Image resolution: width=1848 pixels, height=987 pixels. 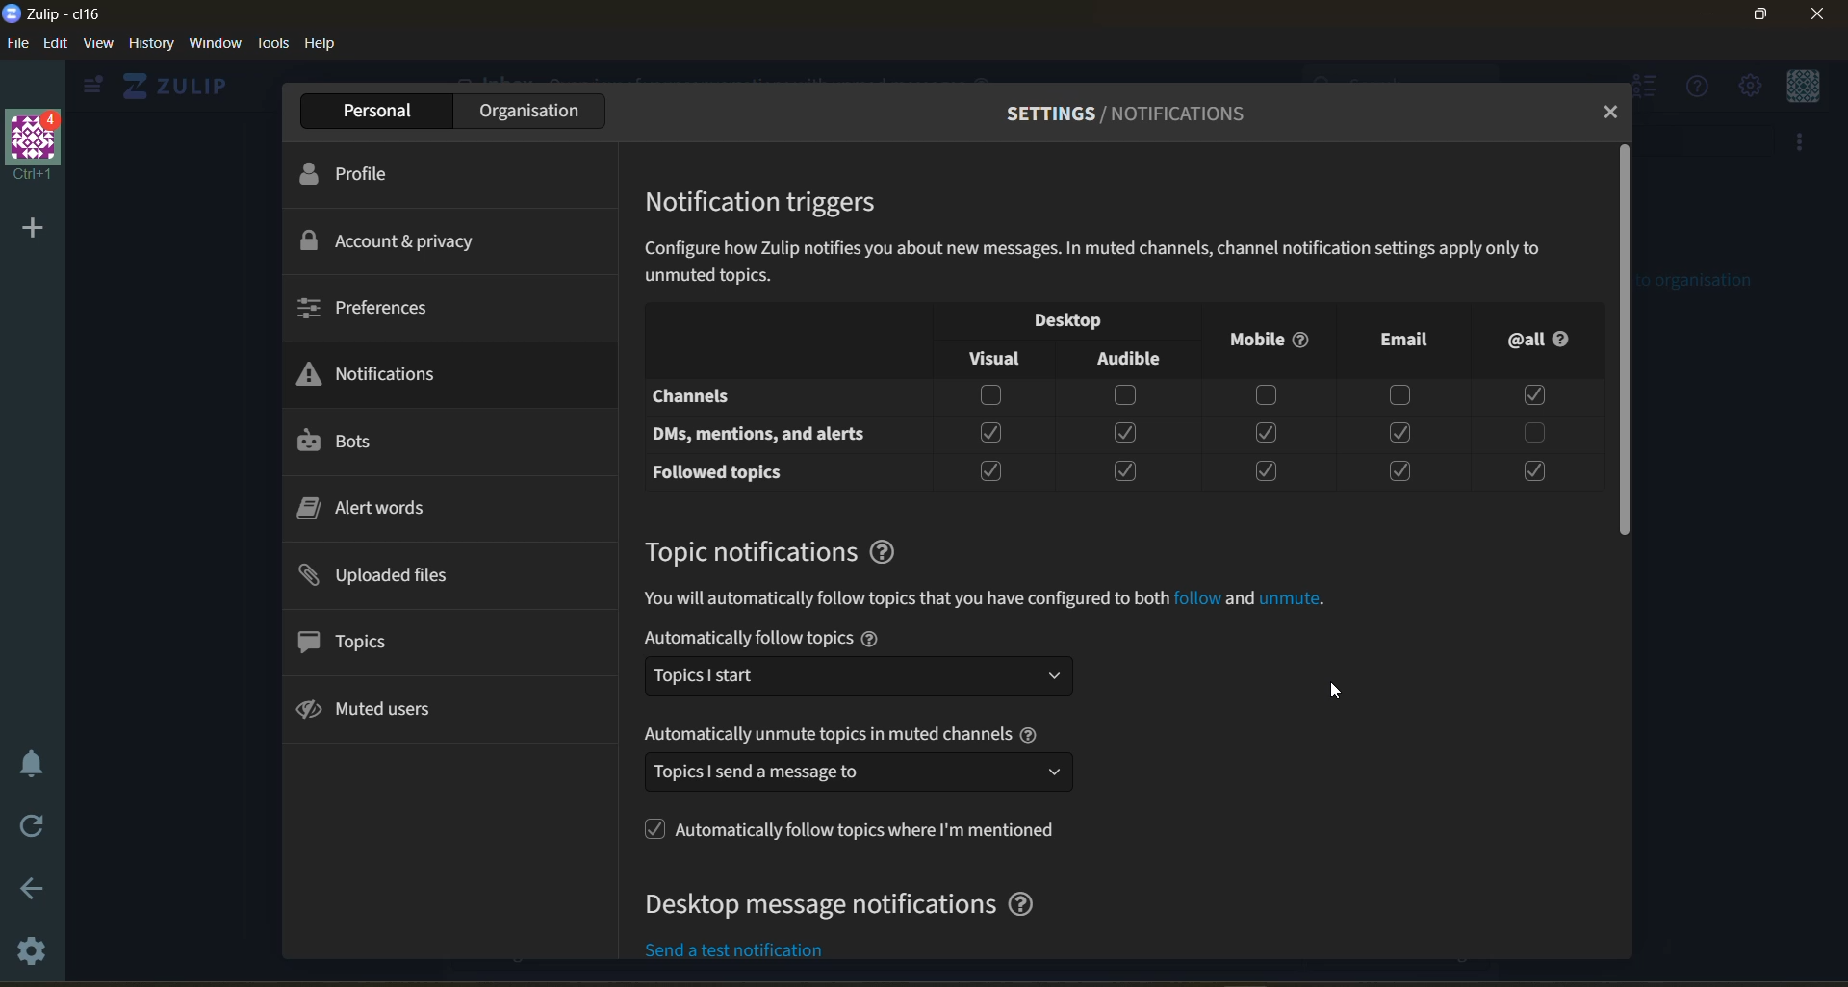 What do you see at coordinates (1403, 395) in the screenshot?
I see `Checkbox` at bounding box center [1403, 395].